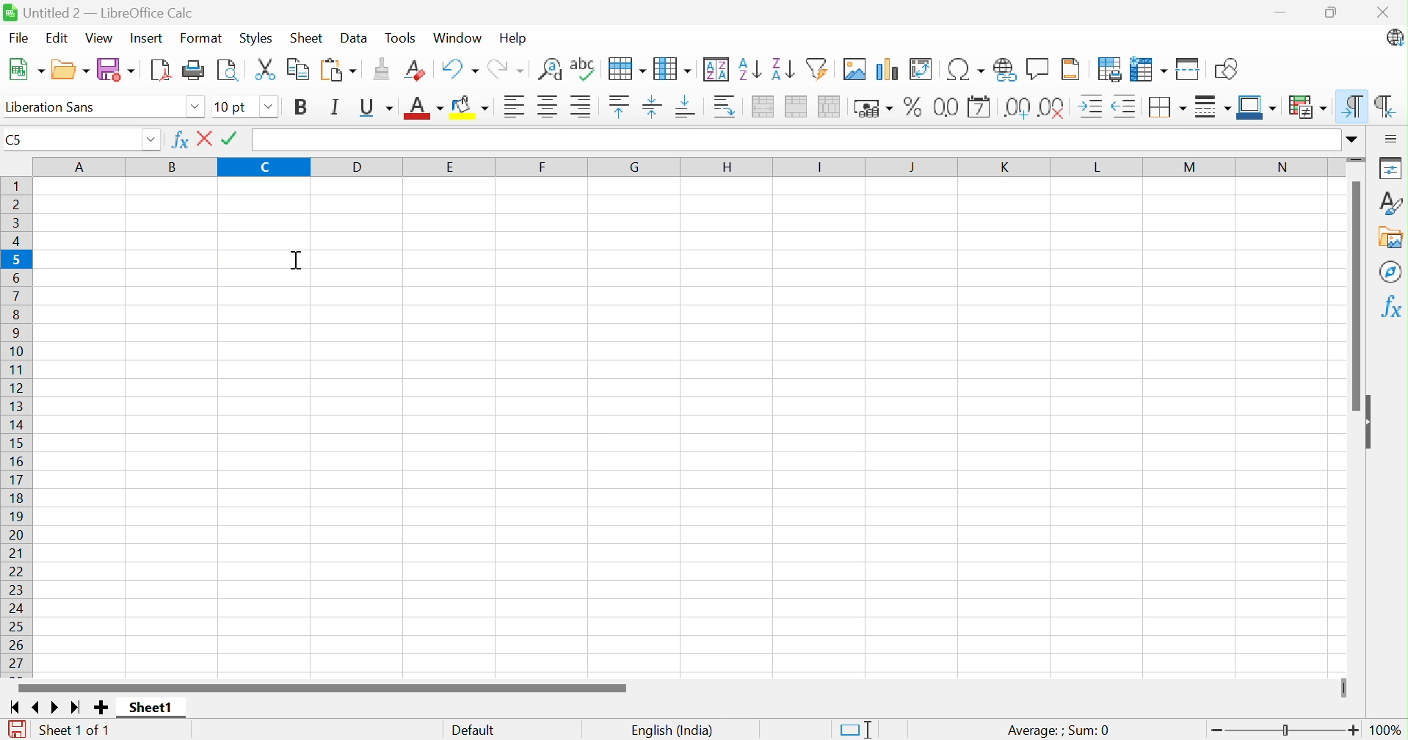 The height and width of the screenshot is (740, 1408). What do you see at coordinates (1385, 107) in the screenshot?
I see `Right-to-left` at bounding box center [1385, 107].